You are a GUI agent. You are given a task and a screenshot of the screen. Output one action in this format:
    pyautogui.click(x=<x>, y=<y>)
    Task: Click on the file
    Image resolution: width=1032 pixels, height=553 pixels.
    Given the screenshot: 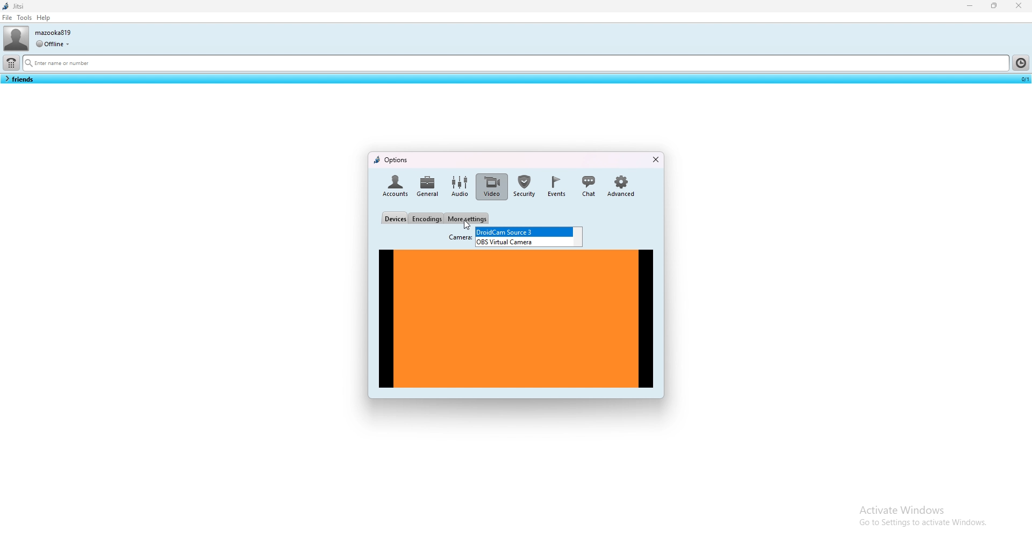 What is the action you would take?
    pyautogui.click(x=8, y=17)
    